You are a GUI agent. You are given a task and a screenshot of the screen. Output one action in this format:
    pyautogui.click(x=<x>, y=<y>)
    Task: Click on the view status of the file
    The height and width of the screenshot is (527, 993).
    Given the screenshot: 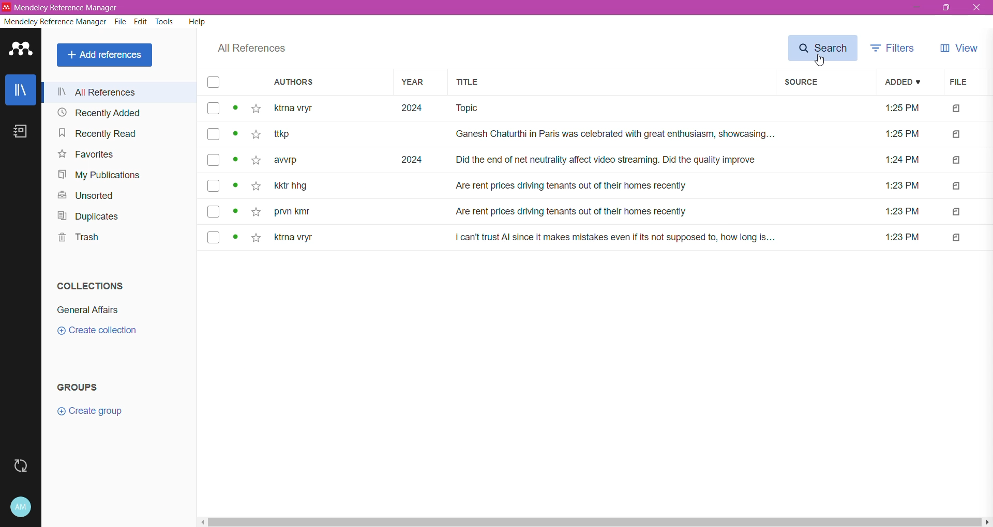 What is the action you would take?
    pyautogui.click(x=236, y=187)
    